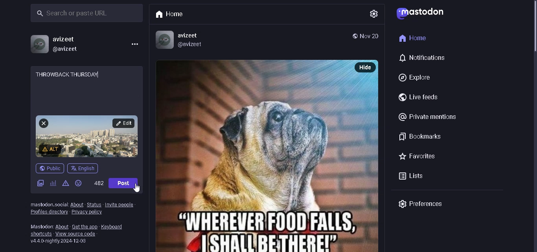 The width and height of the screenshot is (537, 252). What do you see at coordinates (125, 183) in the screenshot?
I see `Post` at bounding box center [125, 183].